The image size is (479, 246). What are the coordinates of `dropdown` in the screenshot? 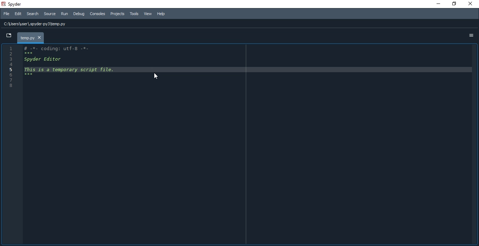 It's located at (8, 36).